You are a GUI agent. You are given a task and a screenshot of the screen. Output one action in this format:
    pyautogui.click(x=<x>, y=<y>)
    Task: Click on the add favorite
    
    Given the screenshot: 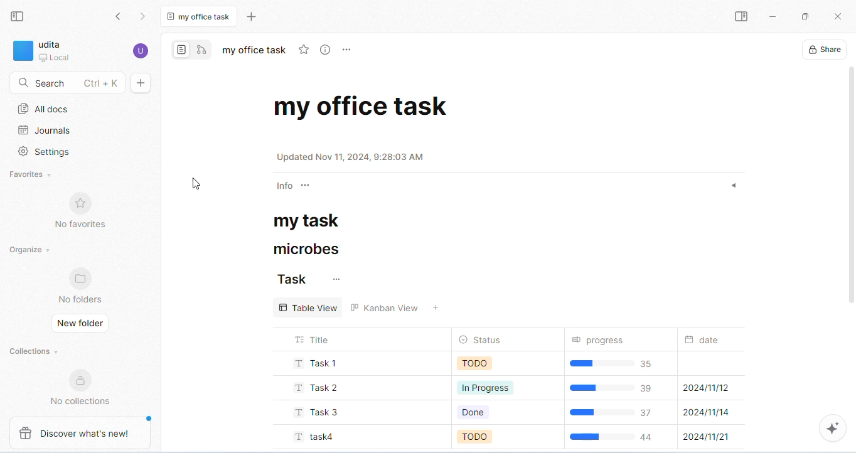 What is the action you would take?
    pyautogui.click(x=306, y=50)
    